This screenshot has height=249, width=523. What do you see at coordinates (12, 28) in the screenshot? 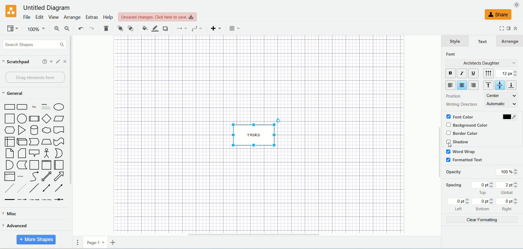
I see `view` at bounding box center [12, 28].